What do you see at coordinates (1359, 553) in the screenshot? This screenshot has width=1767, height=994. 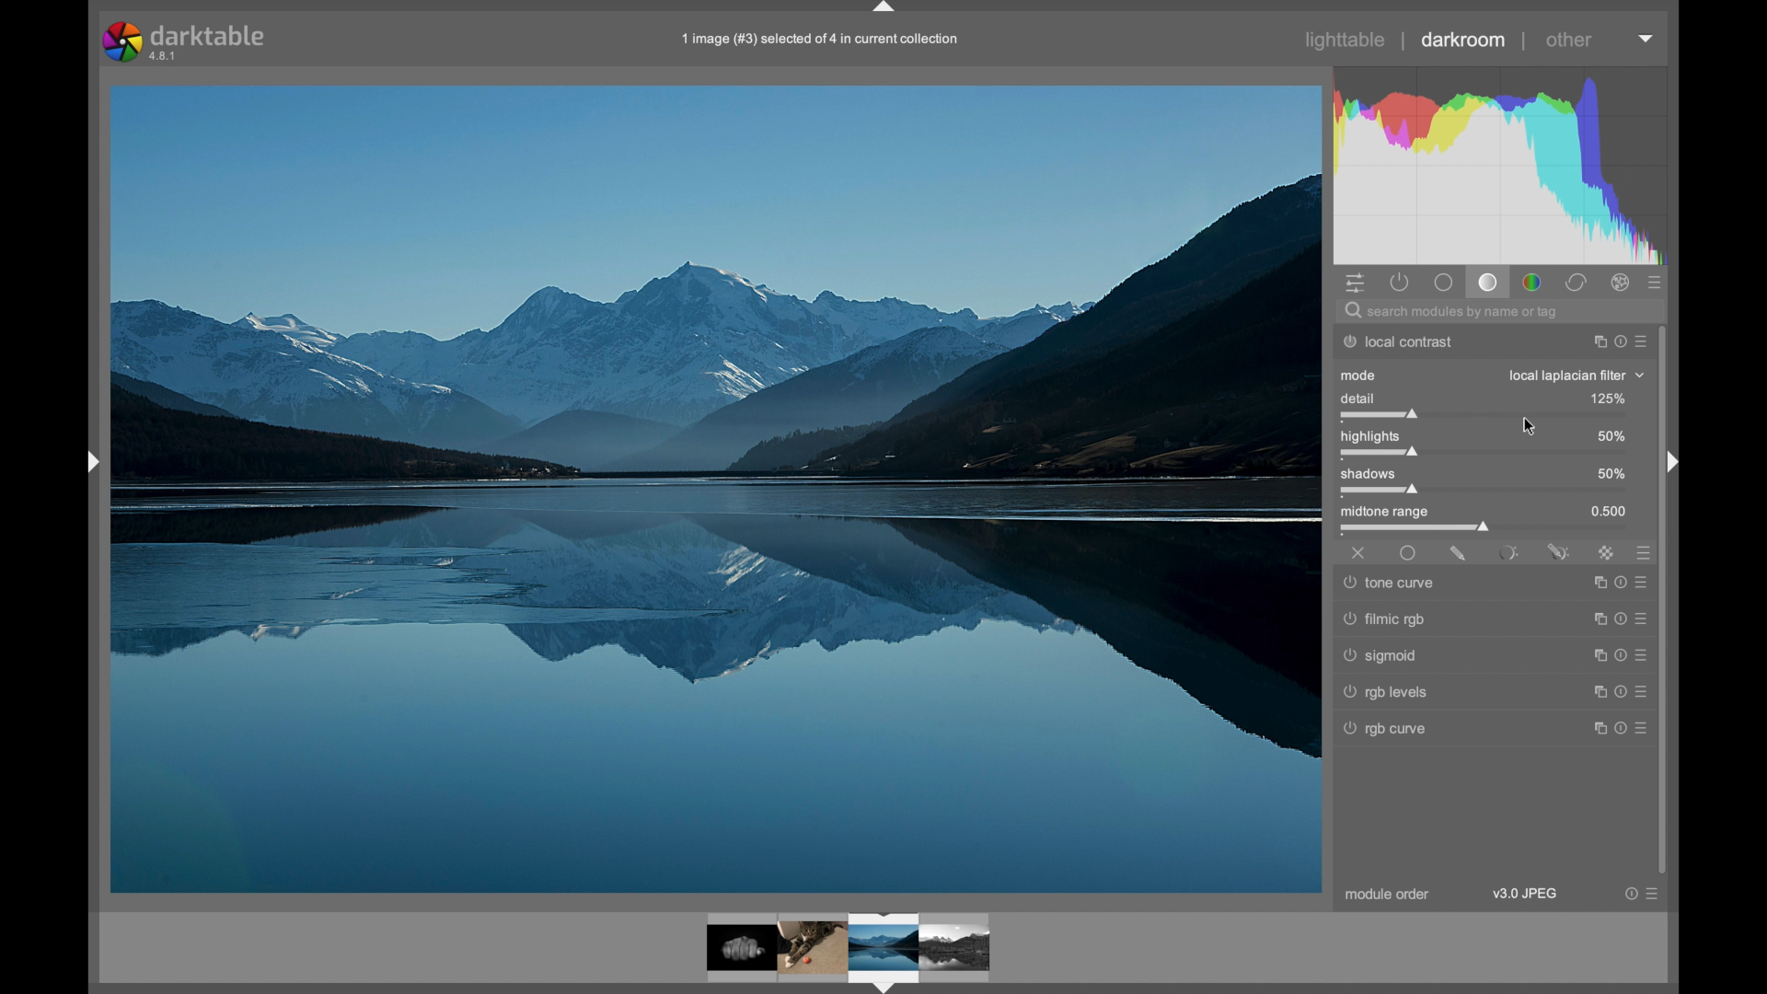 I see `off` at bounding box center [1359, 553].